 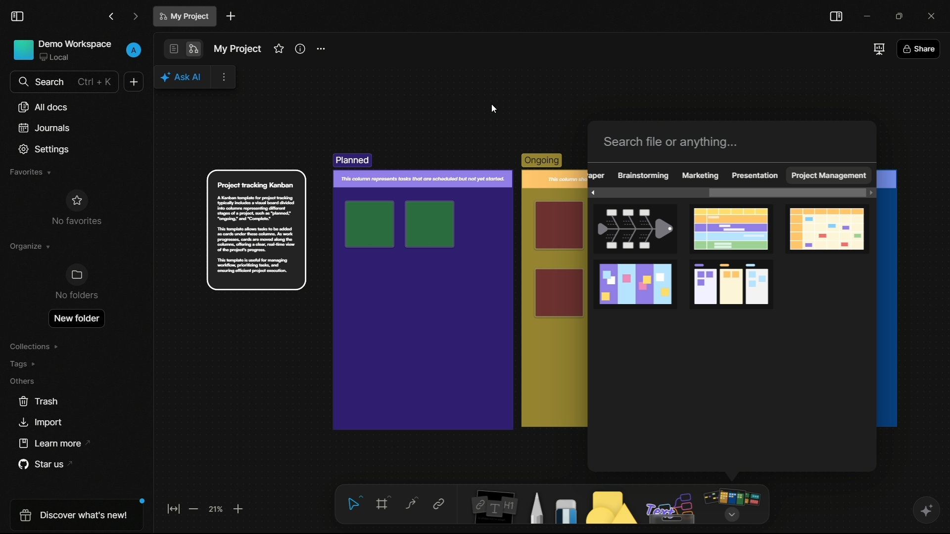 I want to click on share, so click(x=918, y=50).